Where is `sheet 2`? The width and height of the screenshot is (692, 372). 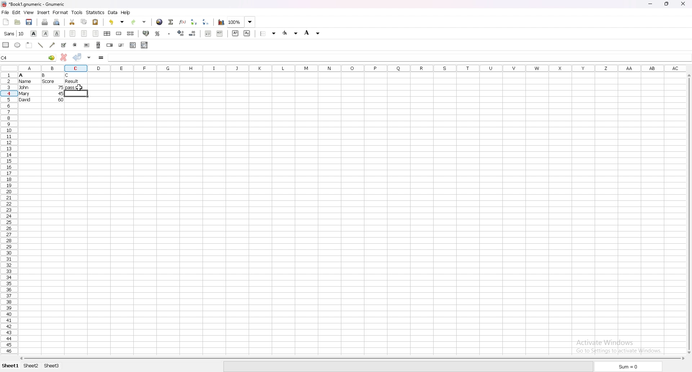 sheet 2 is located at coordinates (30, 367).